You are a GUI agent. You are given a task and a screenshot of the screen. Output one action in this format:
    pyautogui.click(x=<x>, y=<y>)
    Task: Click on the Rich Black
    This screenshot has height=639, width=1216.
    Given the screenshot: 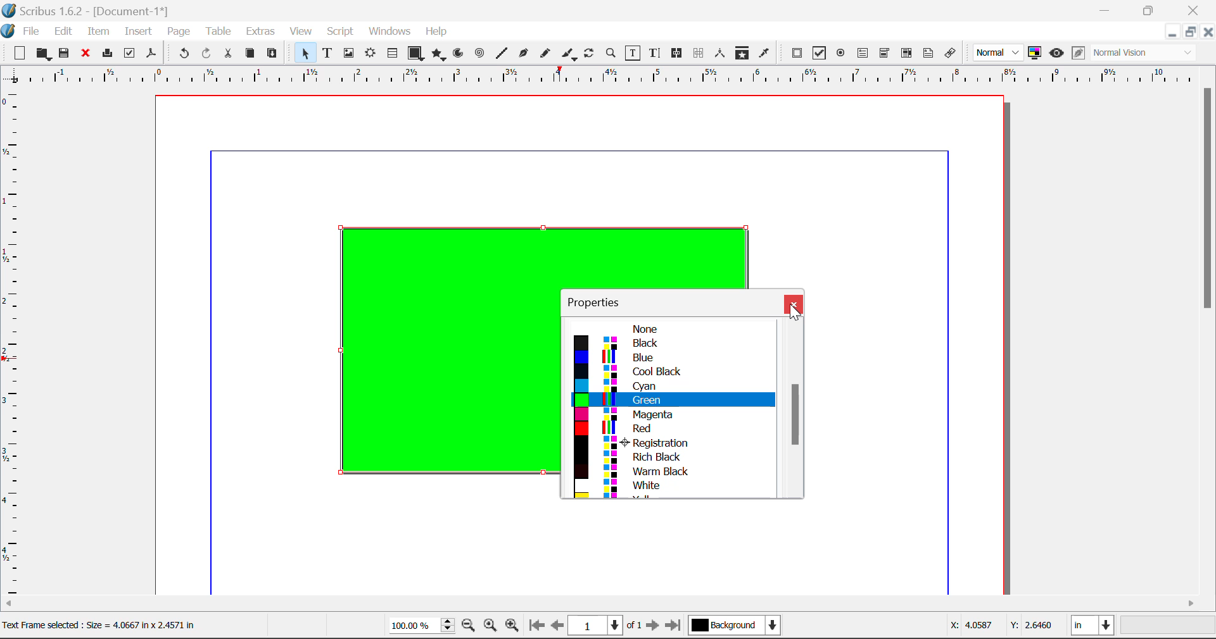 What is the action you would take?
    pyautogui.click(x=668, y=456)
    